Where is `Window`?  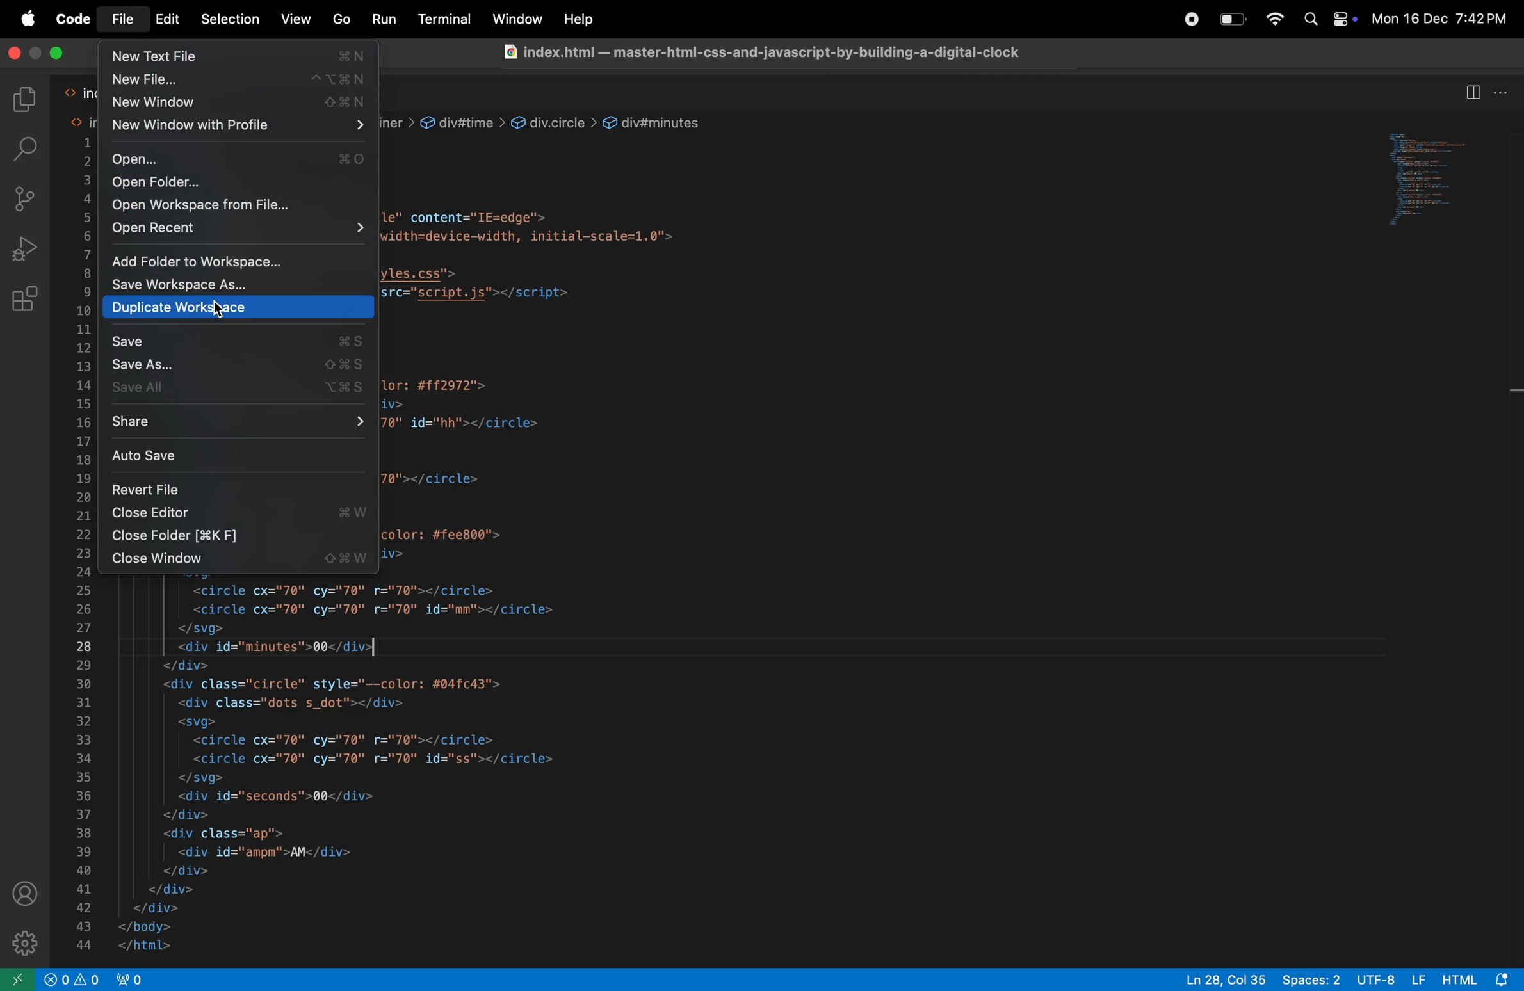 Window is located at coordinates (517, 19).